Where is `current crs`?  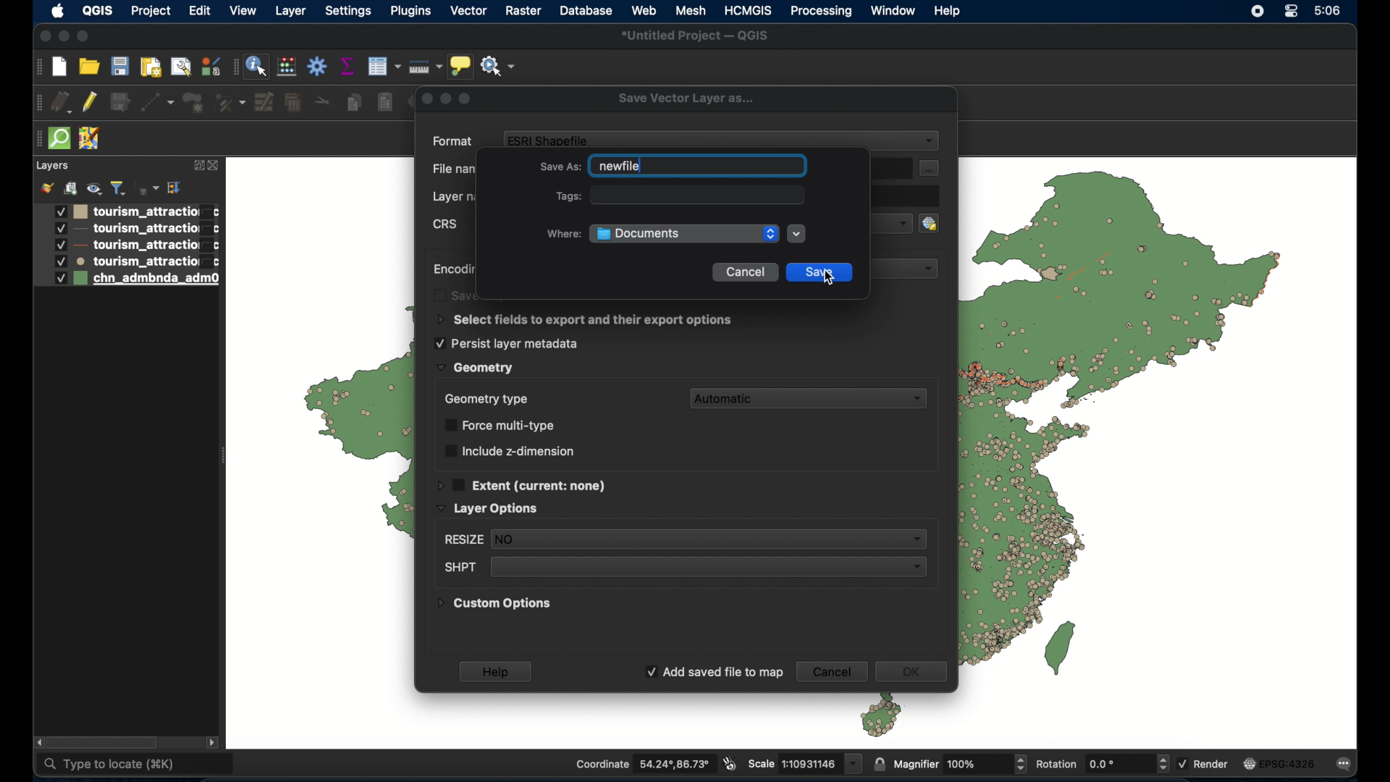
current crs is located at coordinates (1281, 762).